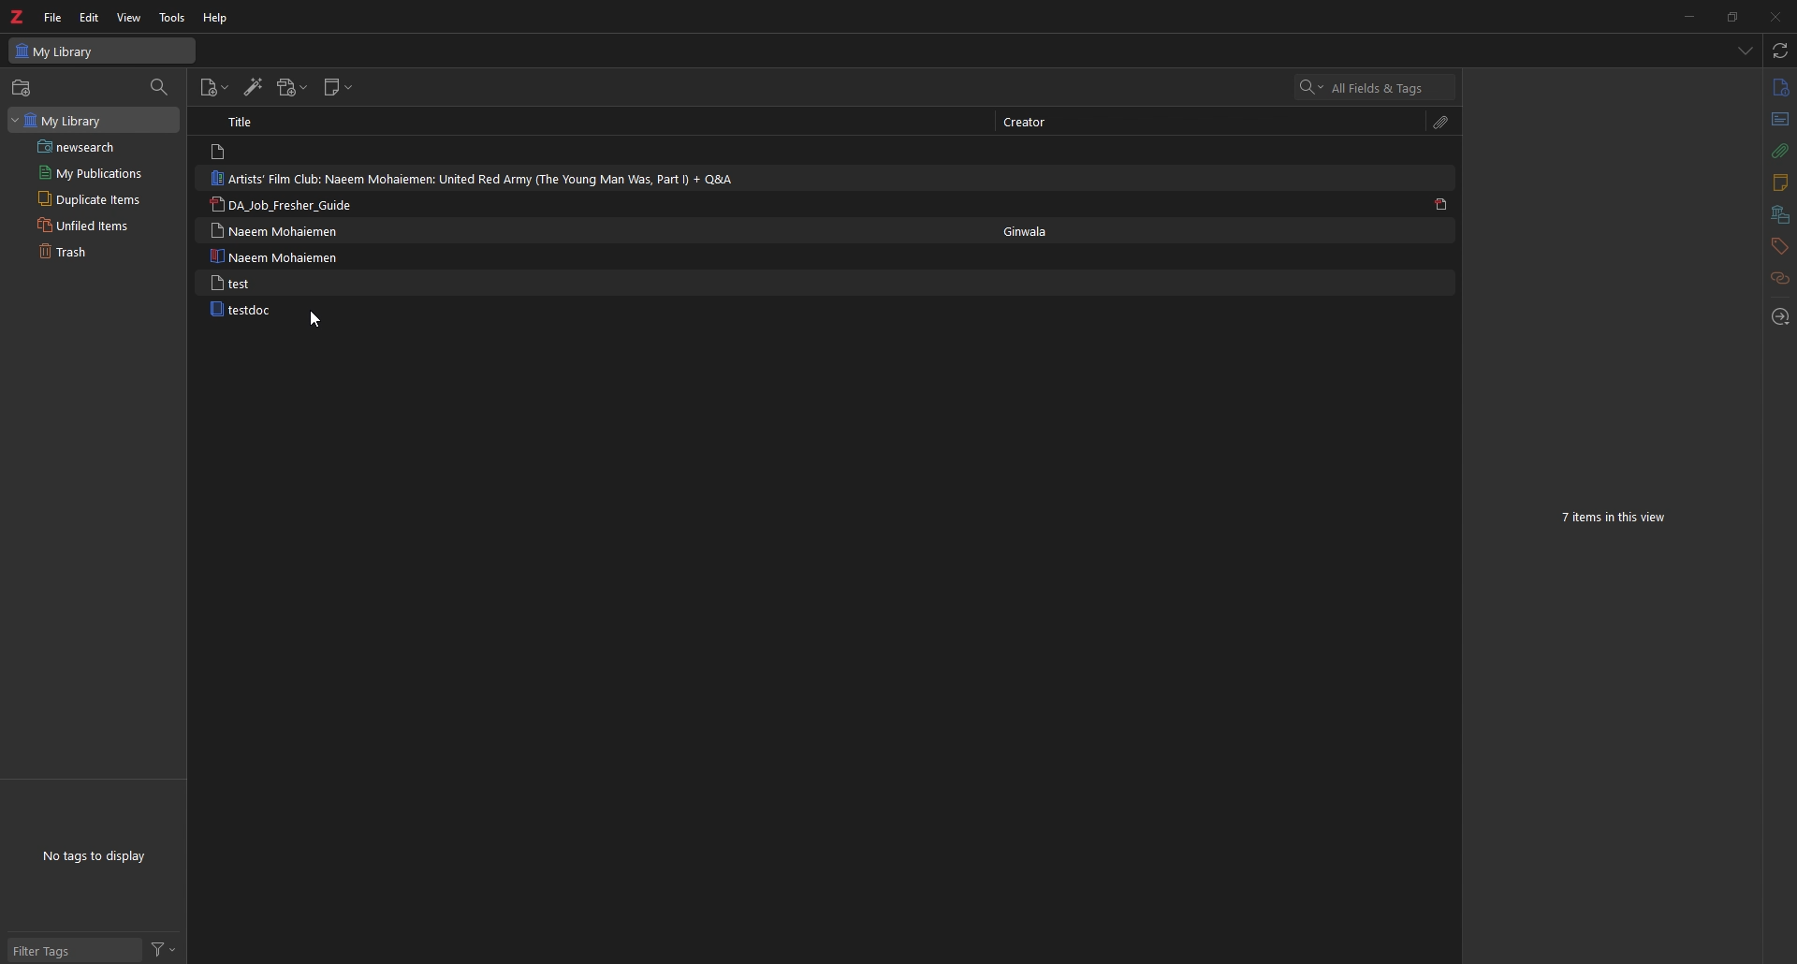  I want to click on edit, so click(91, 17).